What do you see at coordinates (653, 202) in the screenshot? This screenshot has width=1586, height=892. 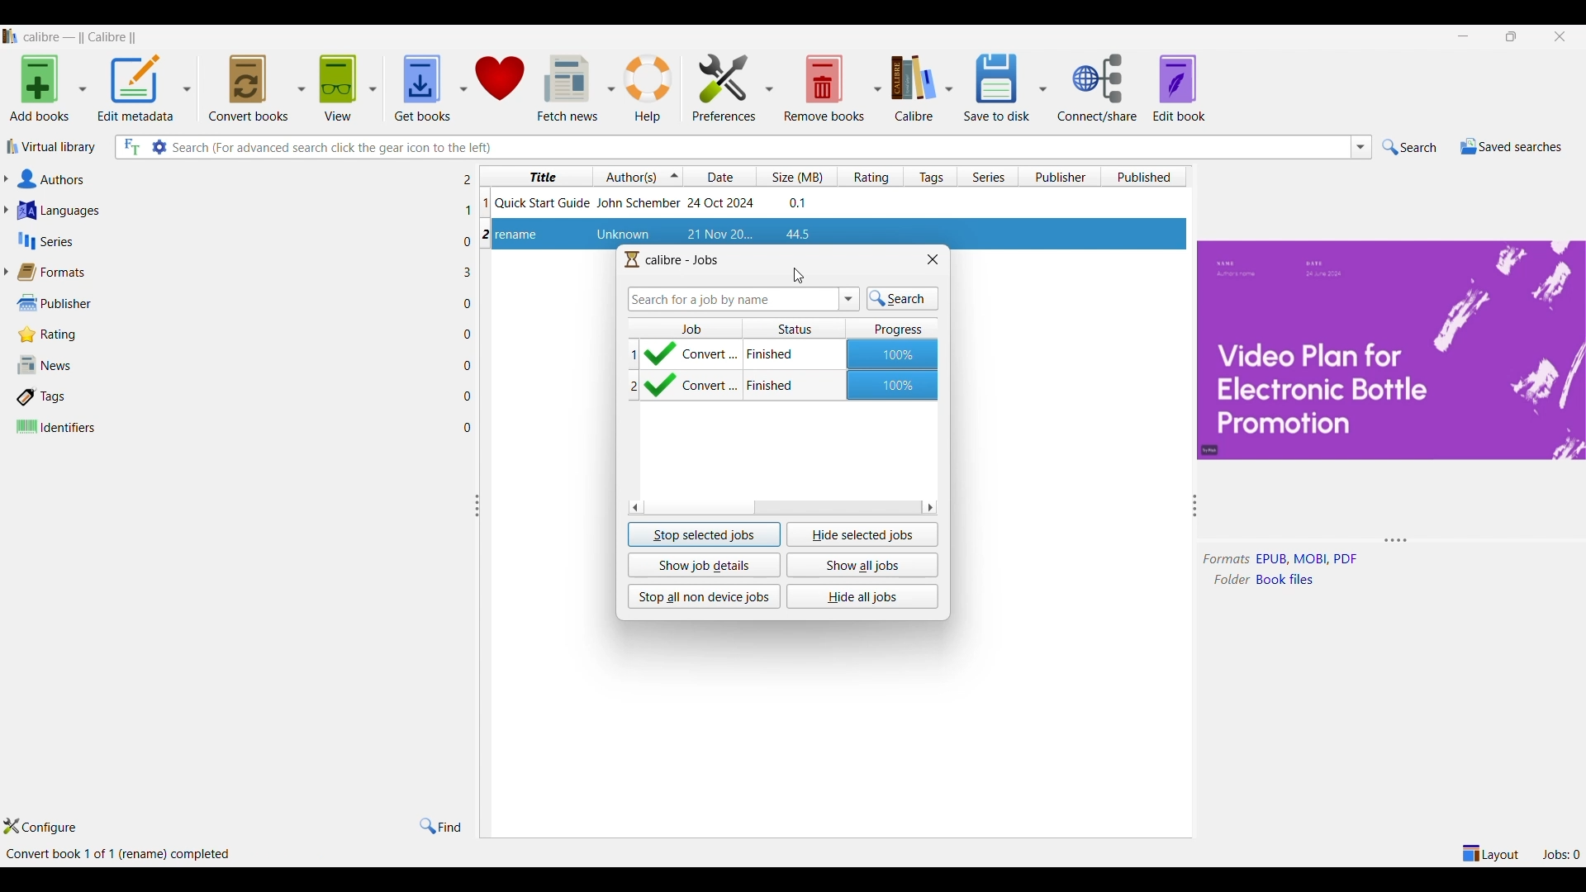 I see `Book: Quick Start Guide` at bounding box center [653, 202].